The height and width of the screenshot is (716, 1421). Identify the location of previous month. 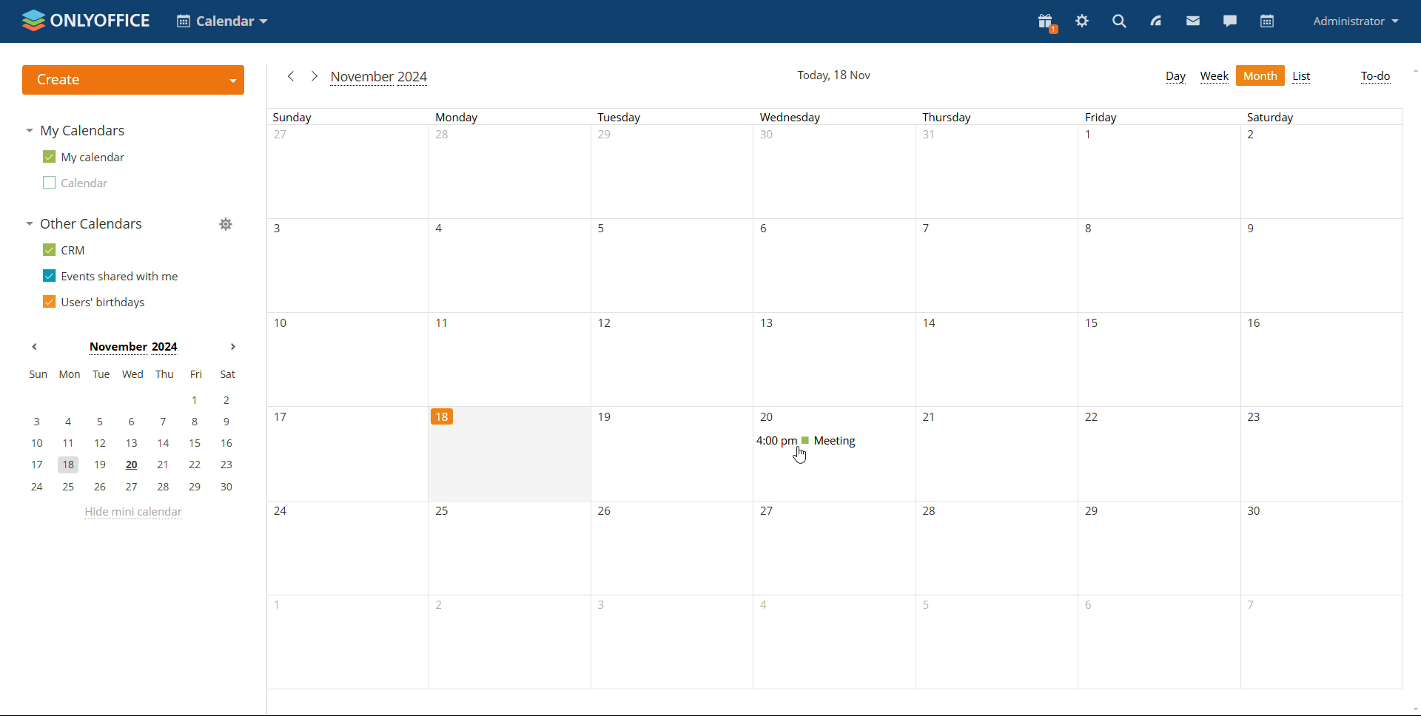
(34, 347).